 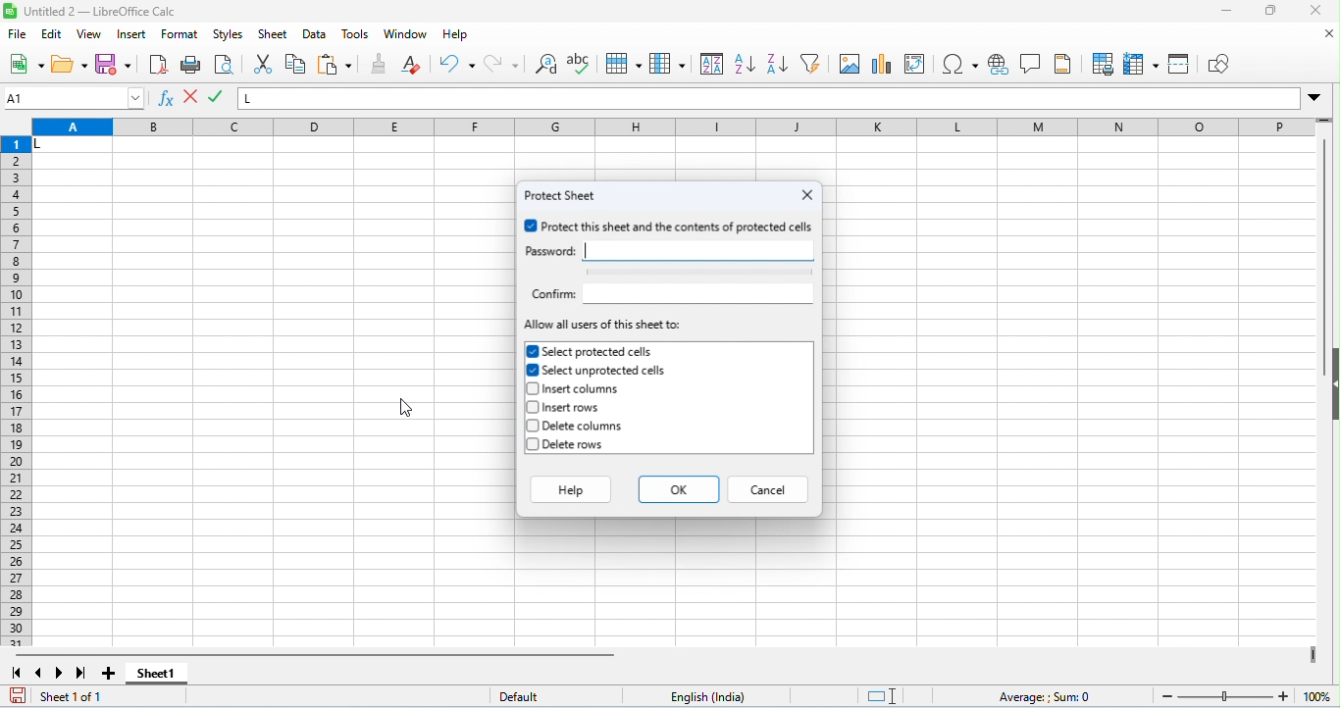 I want to click on sort ascending, so click(x=745, y=64).